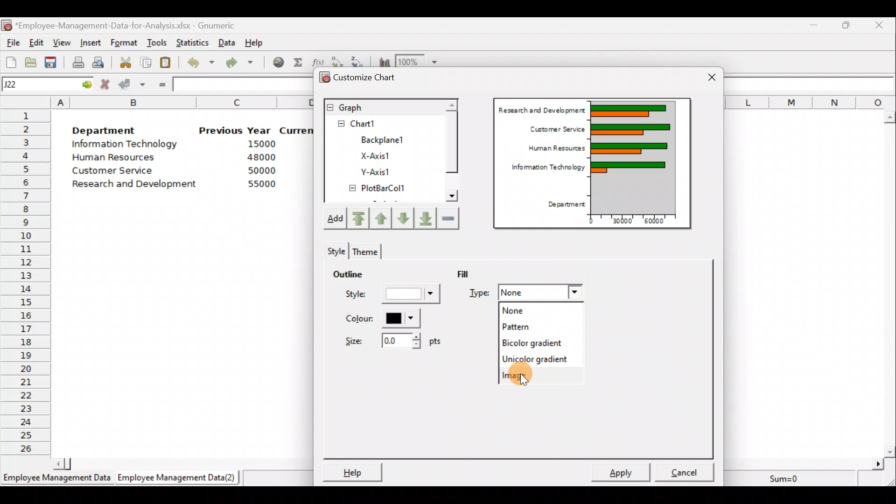  Describe the element at coordinates (161, 85) in the screenshot. I see `Enter formula` at that location.